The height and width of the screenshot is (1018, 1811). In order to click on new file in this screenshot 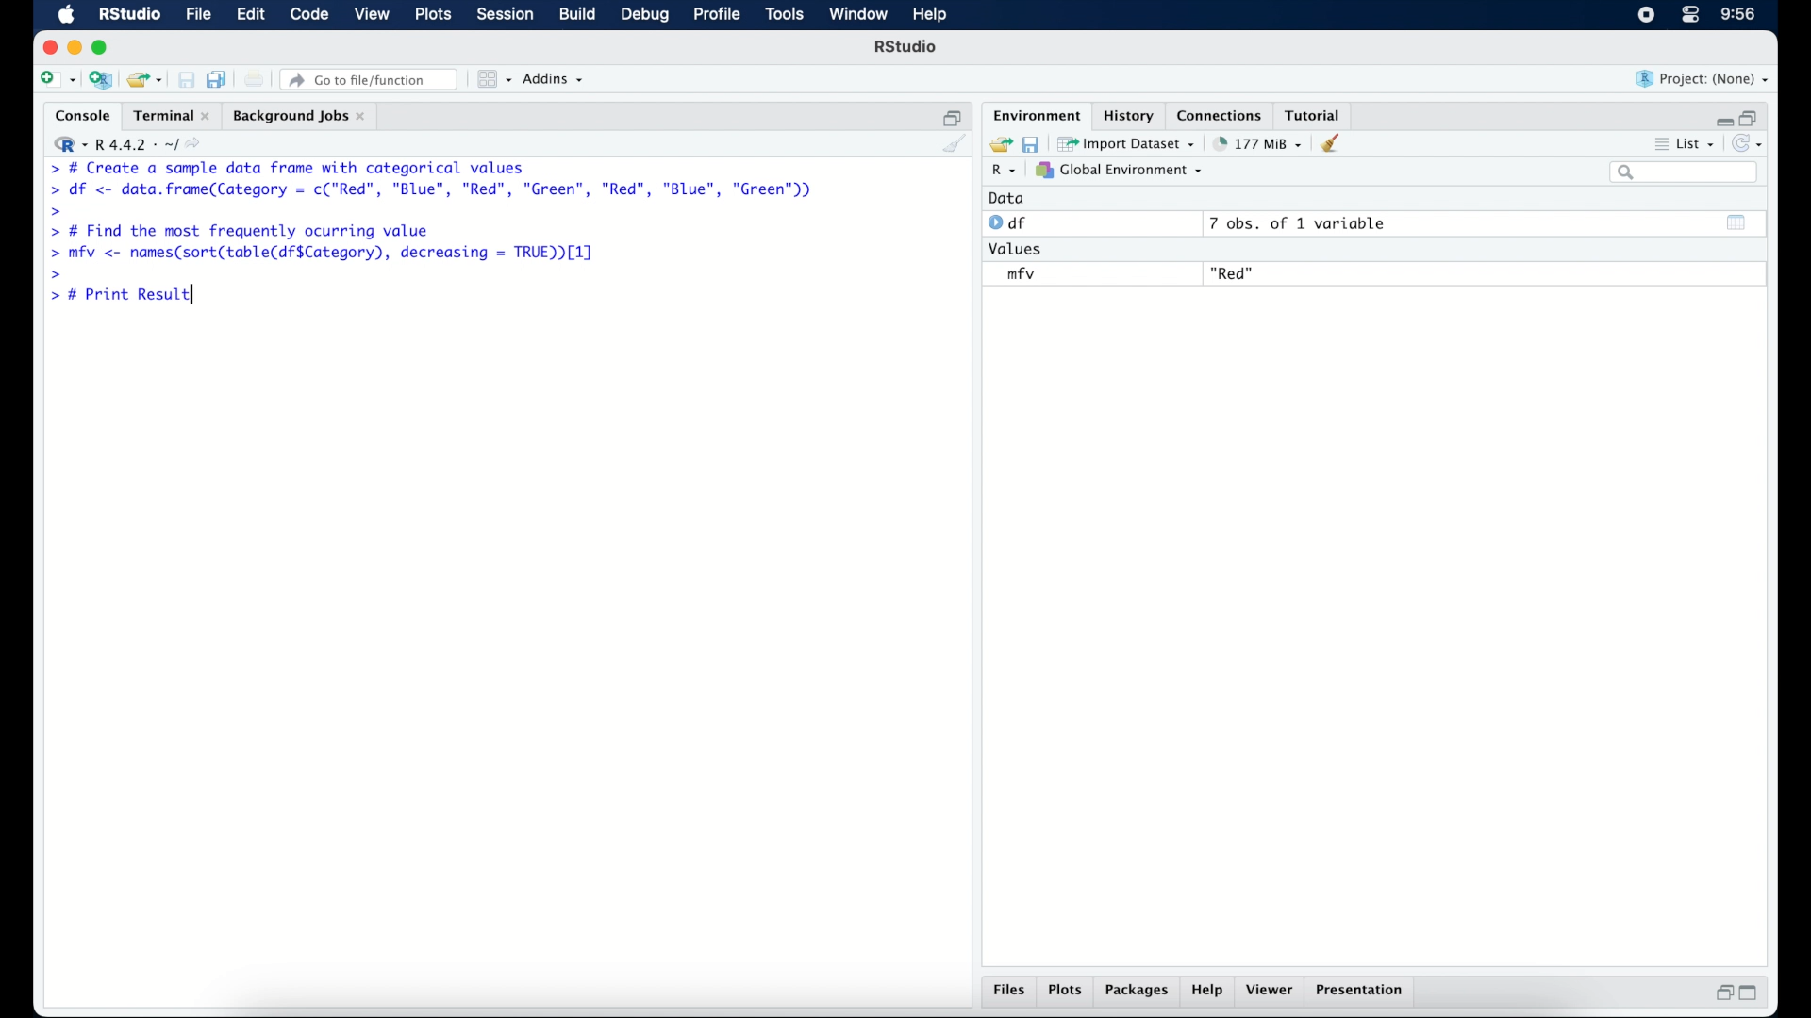, I will do `click(56, 78)`.